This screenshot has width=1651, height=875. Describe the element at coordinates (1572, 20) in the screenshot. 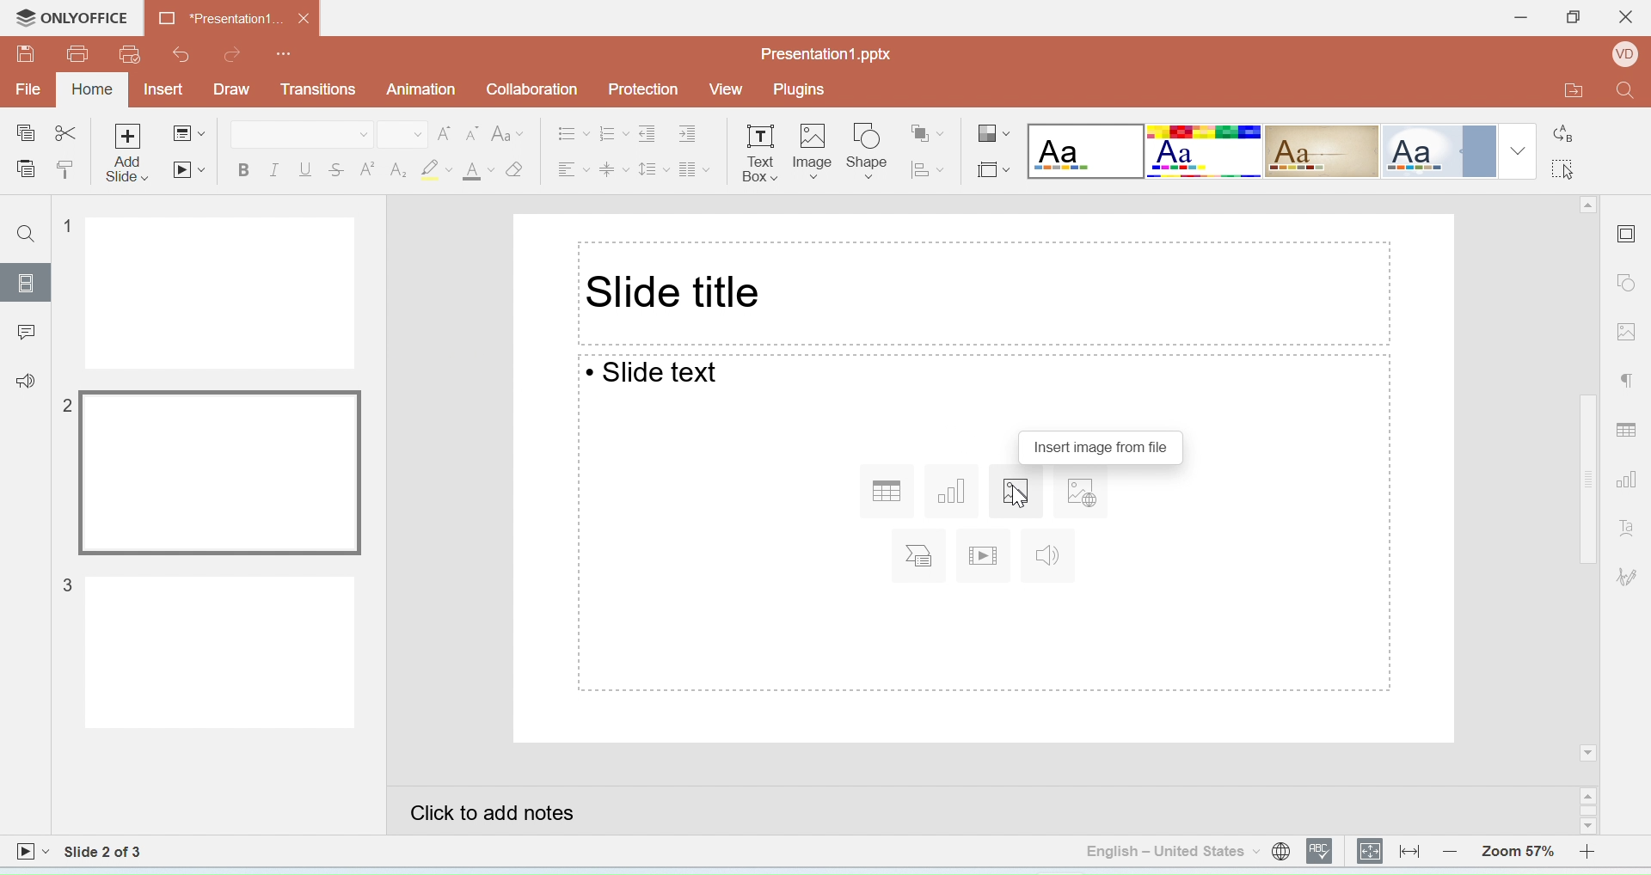

I see `Maximize` at that location.